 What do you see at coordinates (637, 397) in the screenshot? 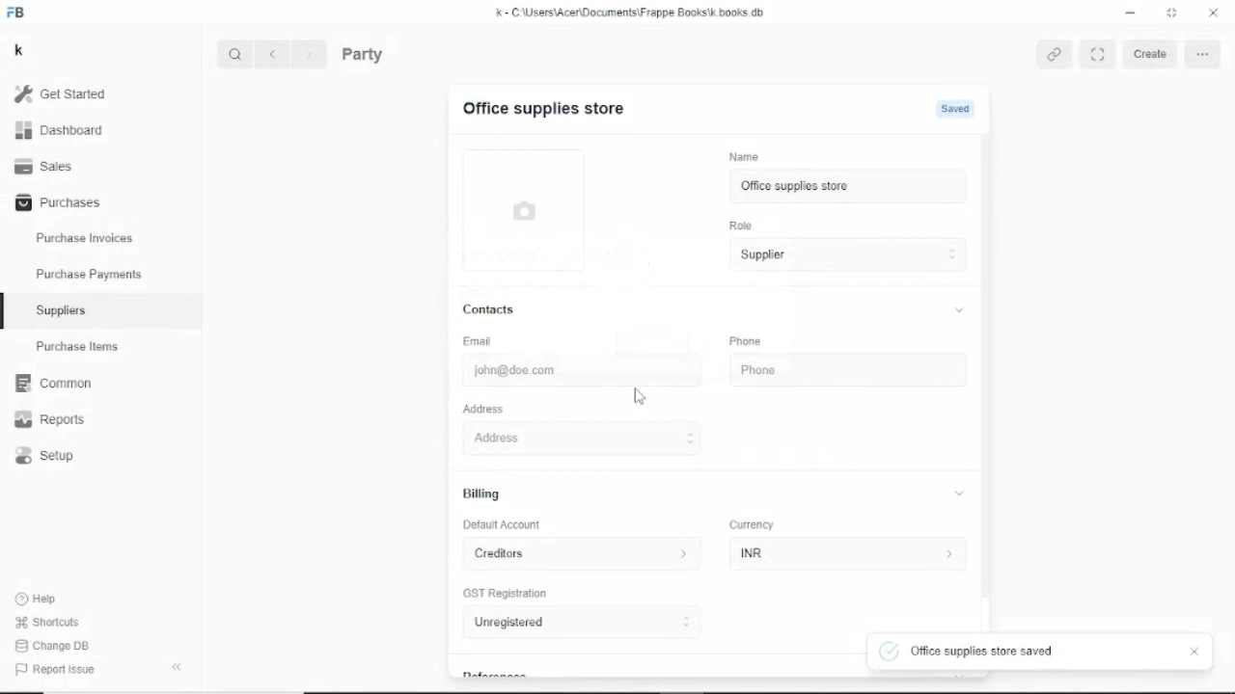
I see `Cursor` at bounding box center [637, 397].